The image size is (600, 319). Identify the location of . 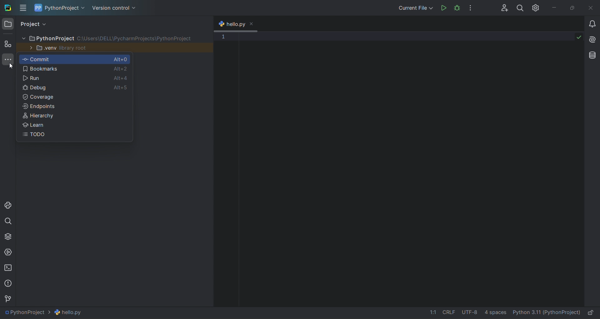
(61, 88).